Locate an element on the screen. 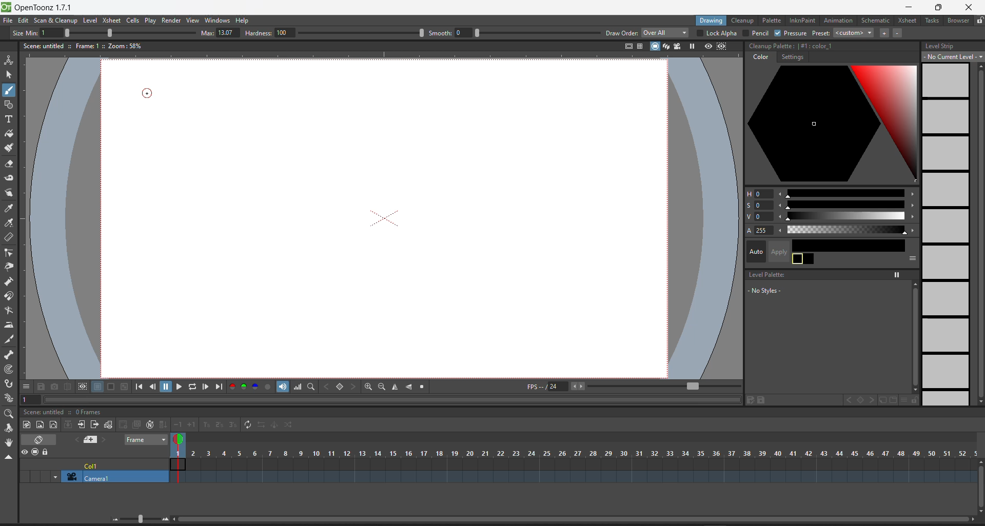 The width and height of the screenshot is (985, 526). keyframe indicators is located at coordinates (580, 463).